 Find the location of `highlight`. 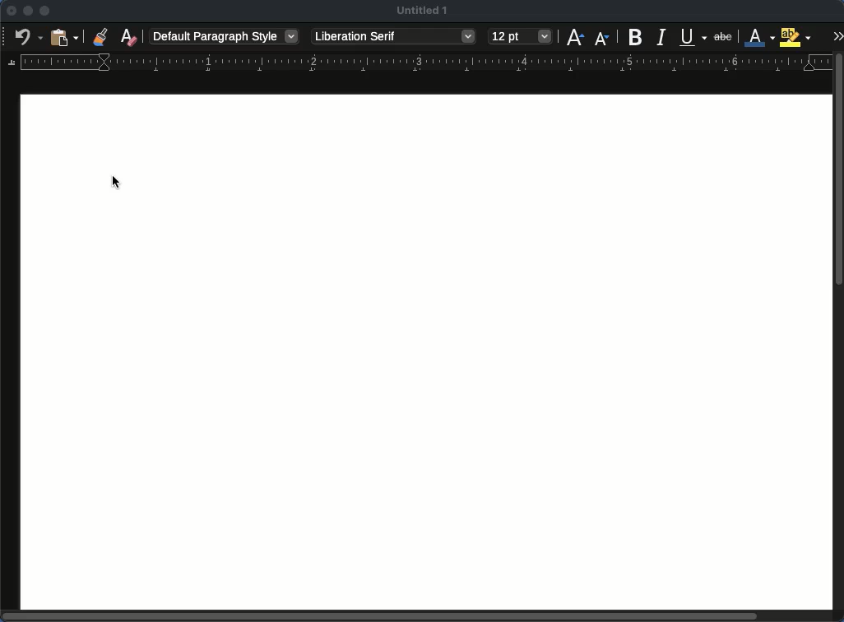

highlight is located at coordinates (795, 37).